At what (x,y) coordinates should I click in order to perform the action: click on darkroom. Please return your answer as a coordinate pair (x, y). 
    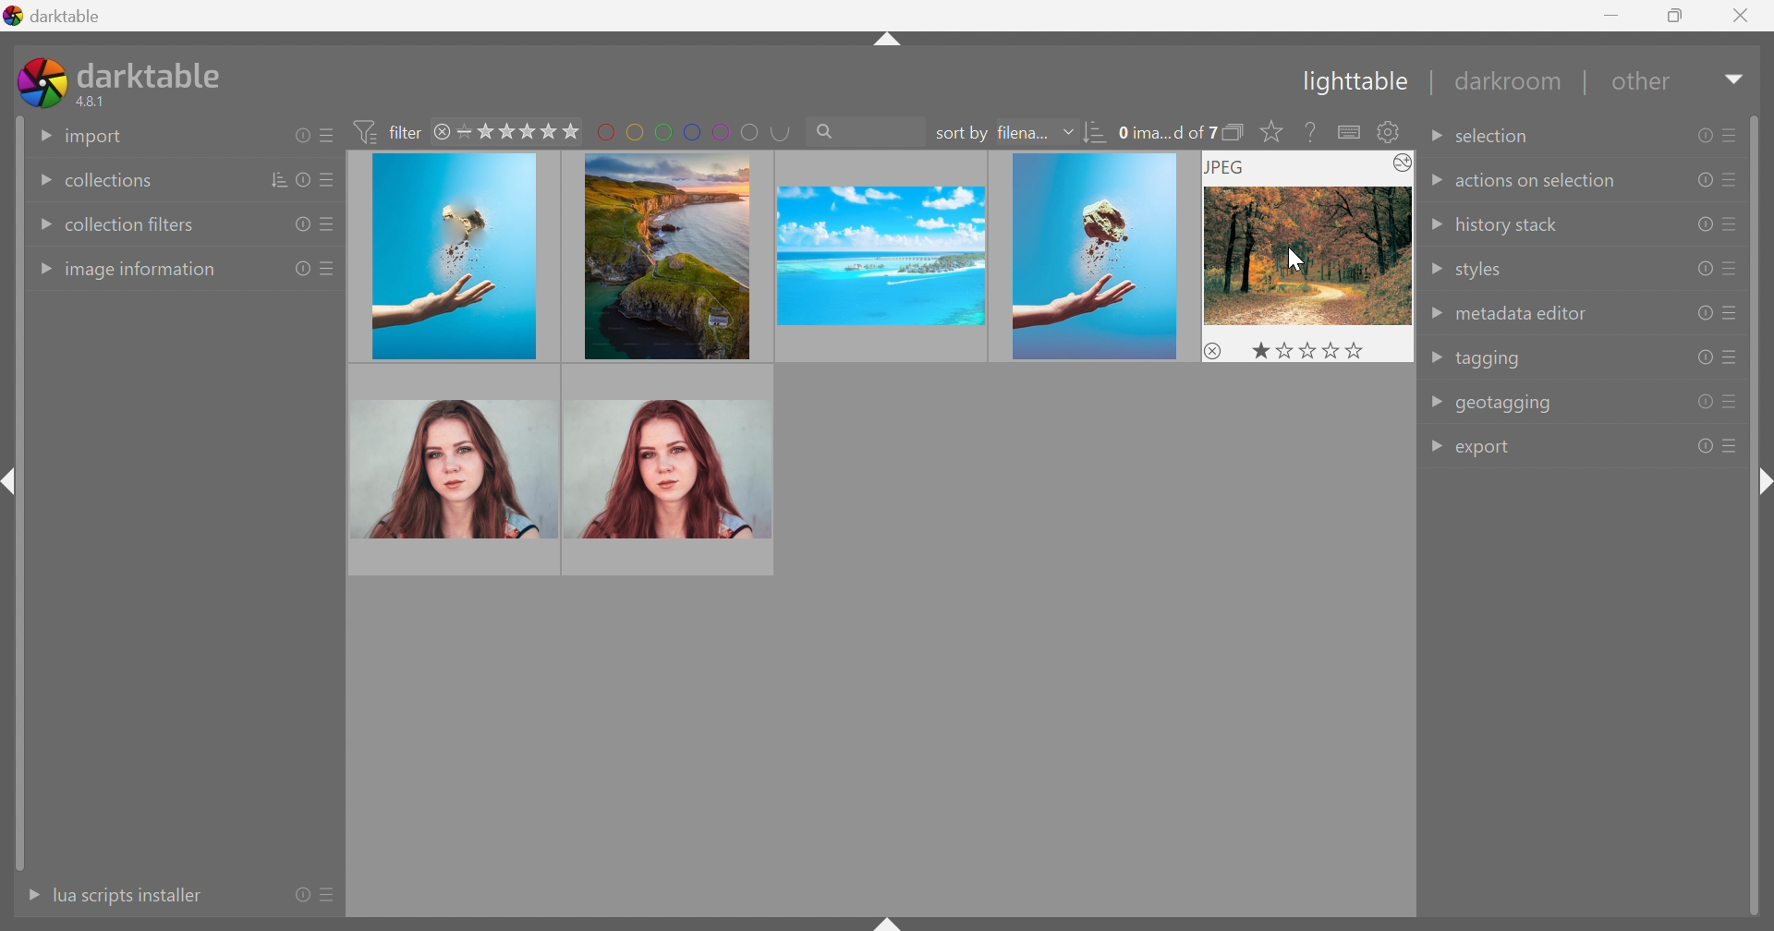
    Looking at the image, I should click on (1512, 82).